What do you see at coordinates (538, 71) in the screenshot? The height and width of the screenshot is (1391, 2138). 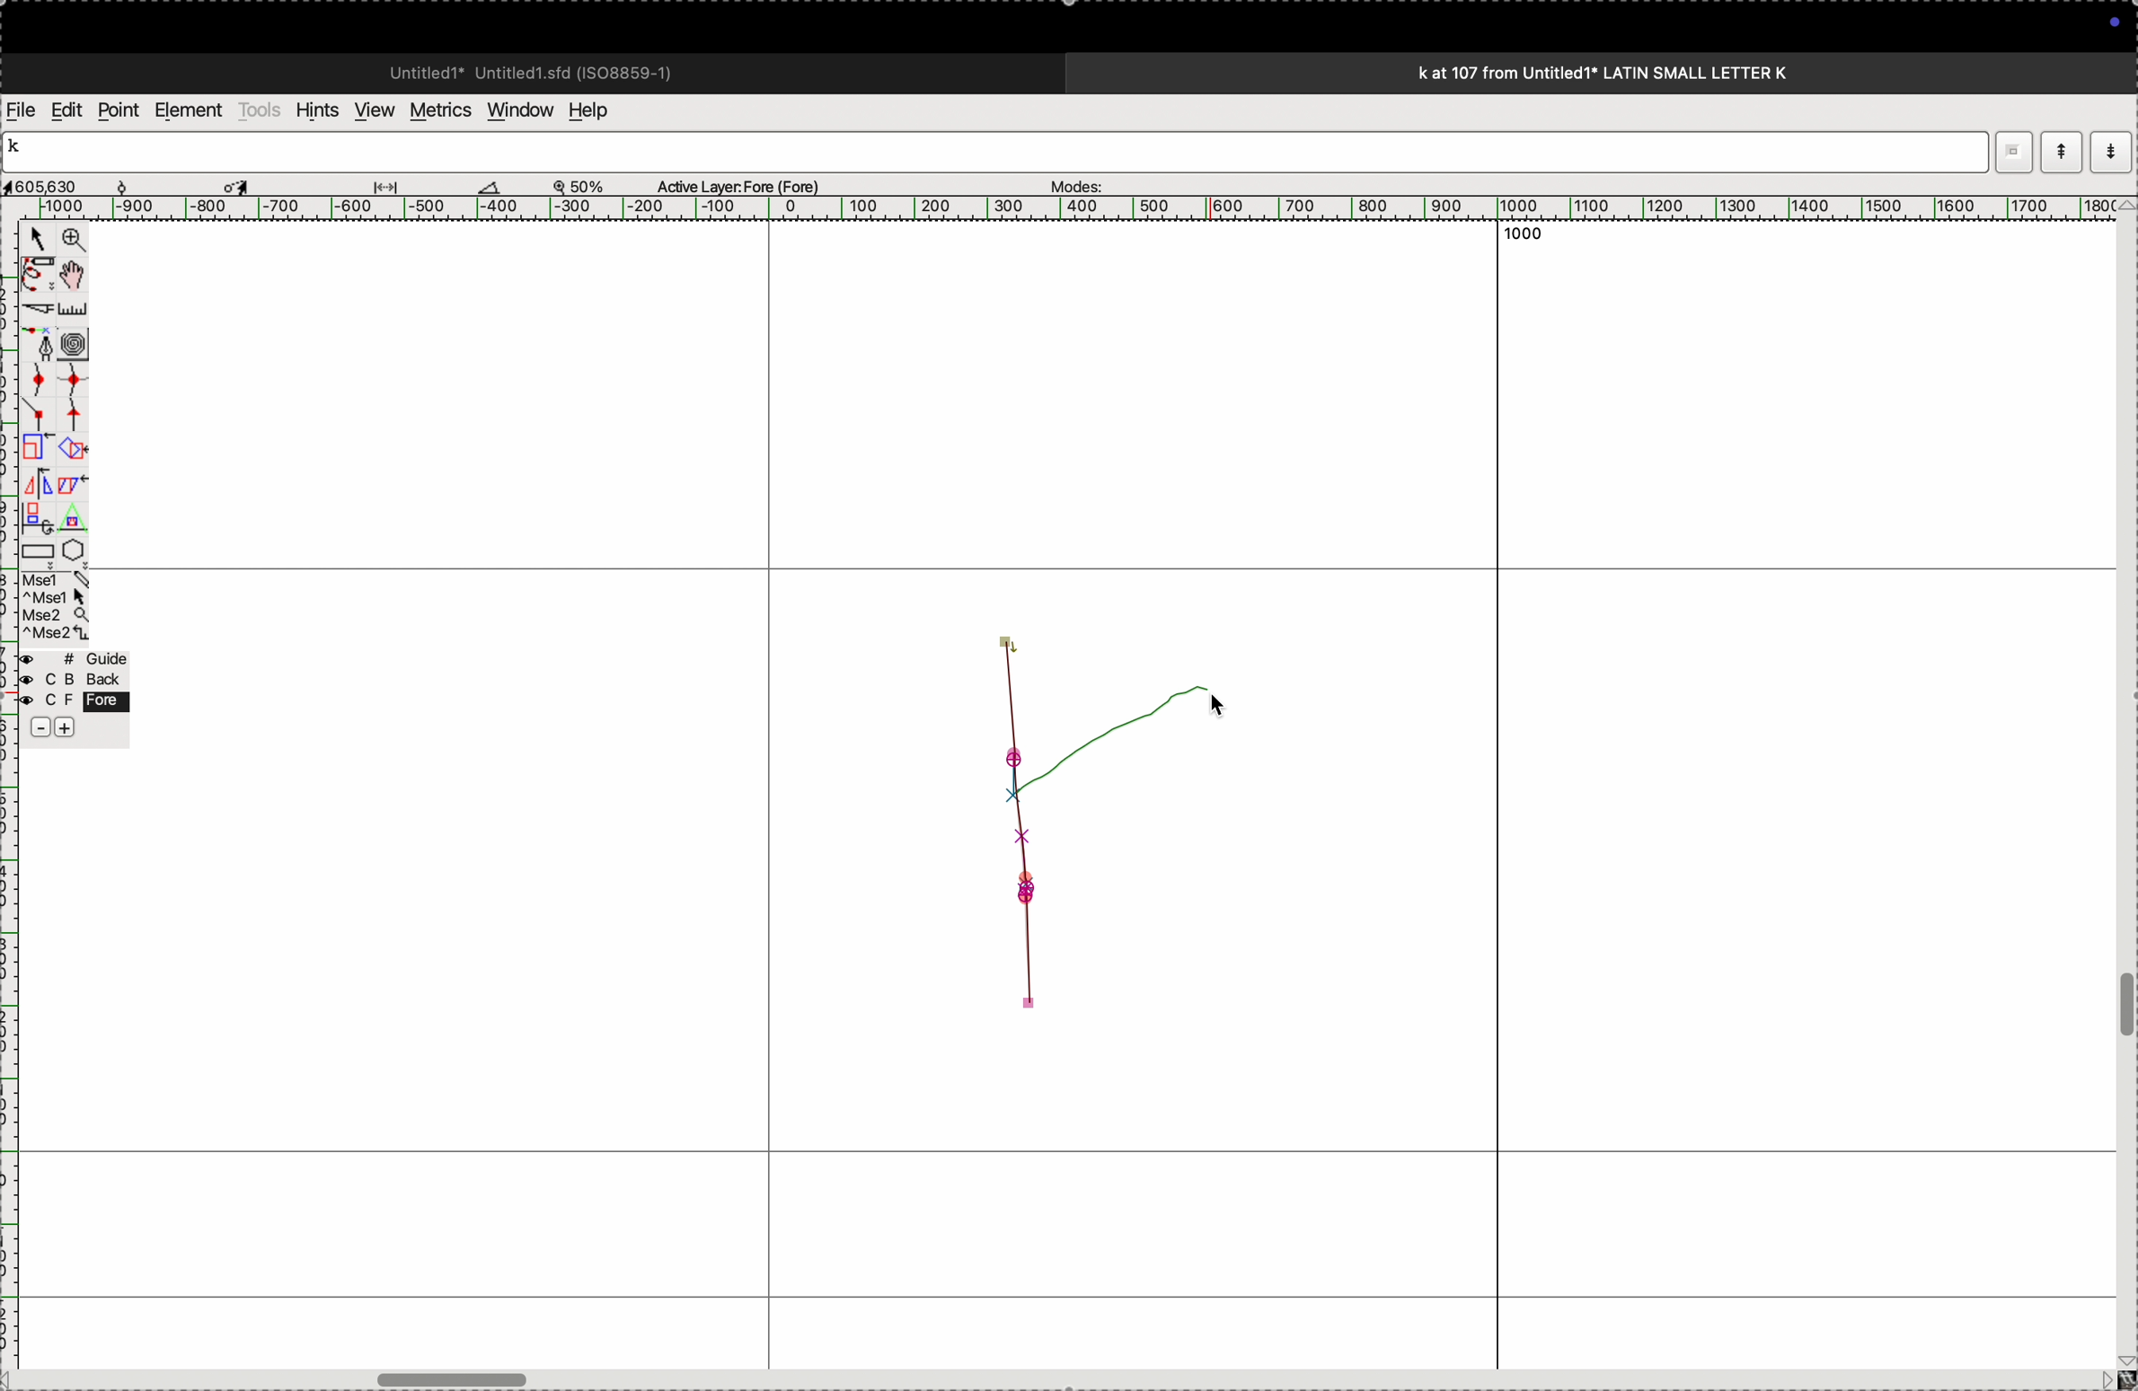 I see `untitled std` at bounding box center [538, 71].